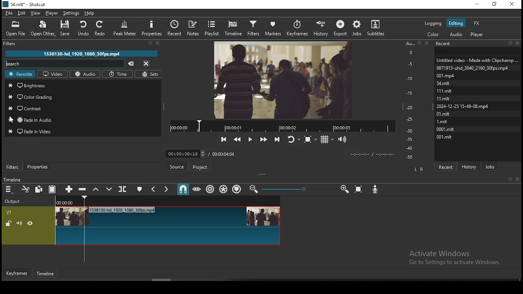 The width and height of the screenshot is (523, 294). I want to click on open file, so click(17, 28).